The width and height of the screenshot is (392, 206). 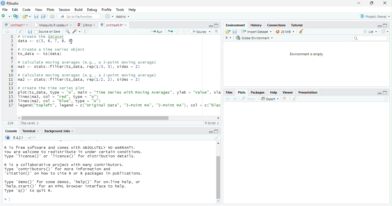 What do you see at coordinates (57, 131) in the screenshot?
I see `Background Jobs` at bounding box center [57, 131].